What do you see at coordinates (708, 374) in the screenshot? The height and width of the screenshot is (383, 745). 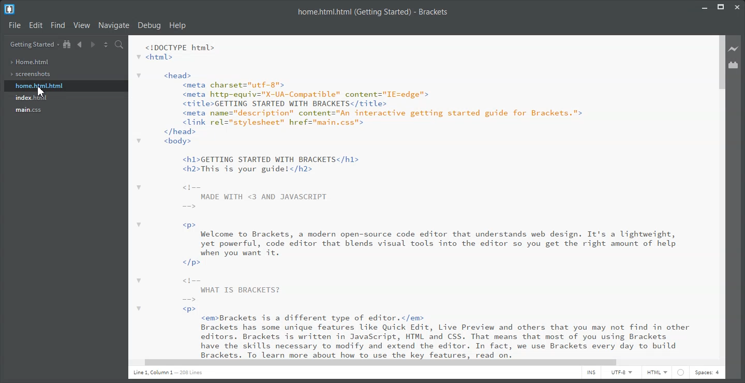 I see `Spaces: 4` at bounding box center [708, 374].